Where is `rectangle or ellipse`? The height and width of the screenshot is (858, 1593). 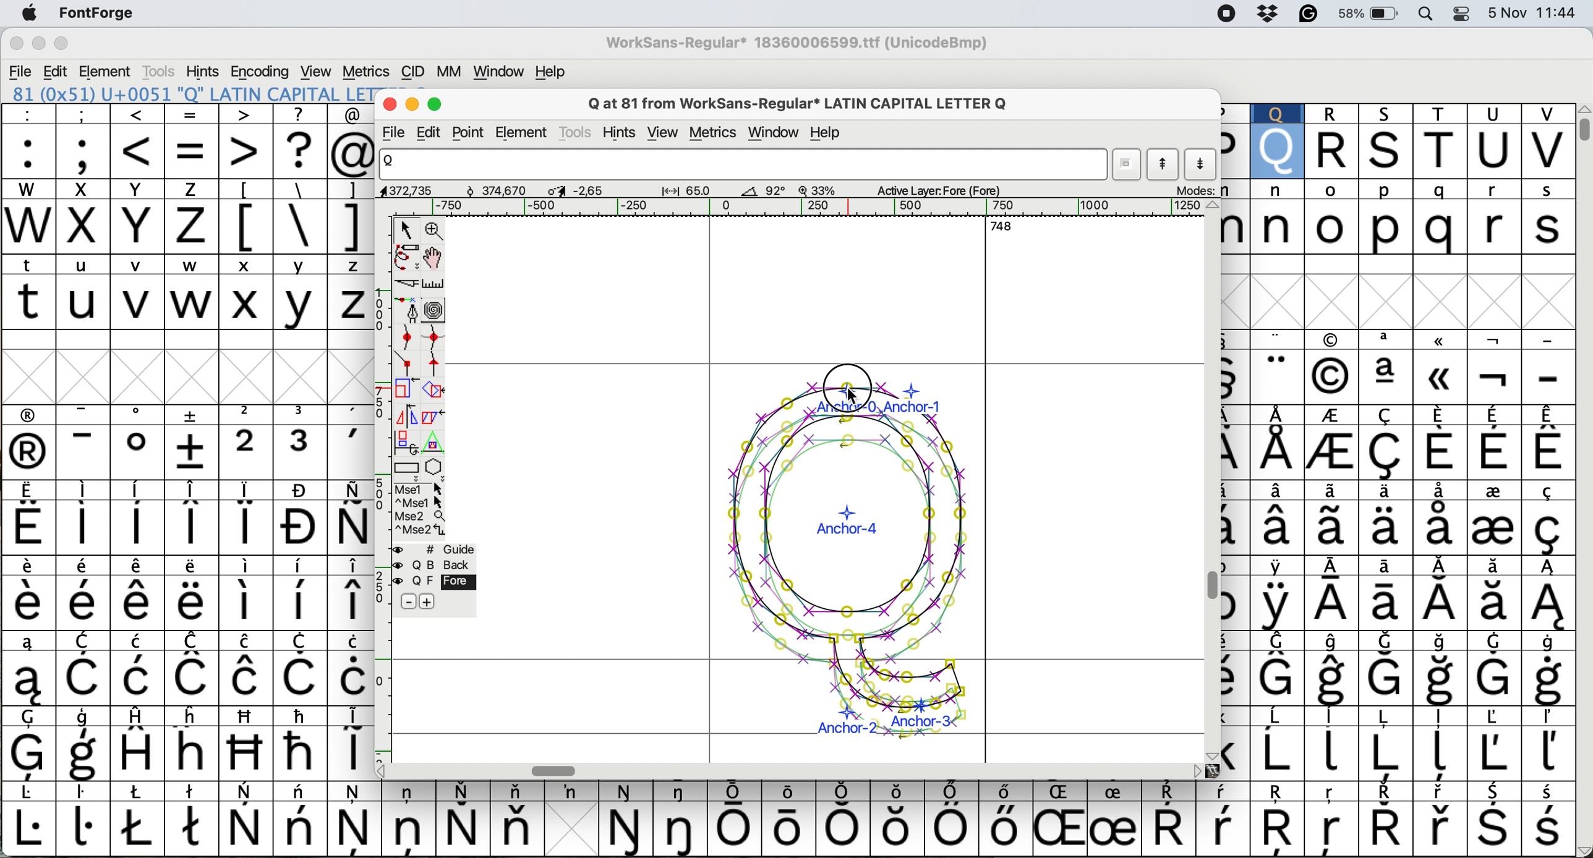
rectangle or ellipse is located at coordinates (408, 470).